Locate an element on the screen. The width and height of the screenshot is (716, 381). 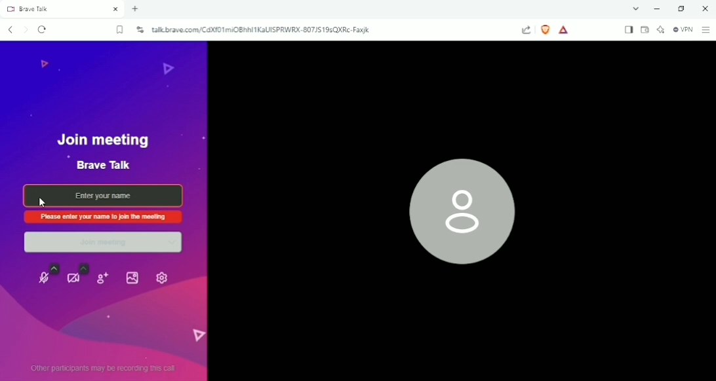
Profile is located at coordinates (468, 211).